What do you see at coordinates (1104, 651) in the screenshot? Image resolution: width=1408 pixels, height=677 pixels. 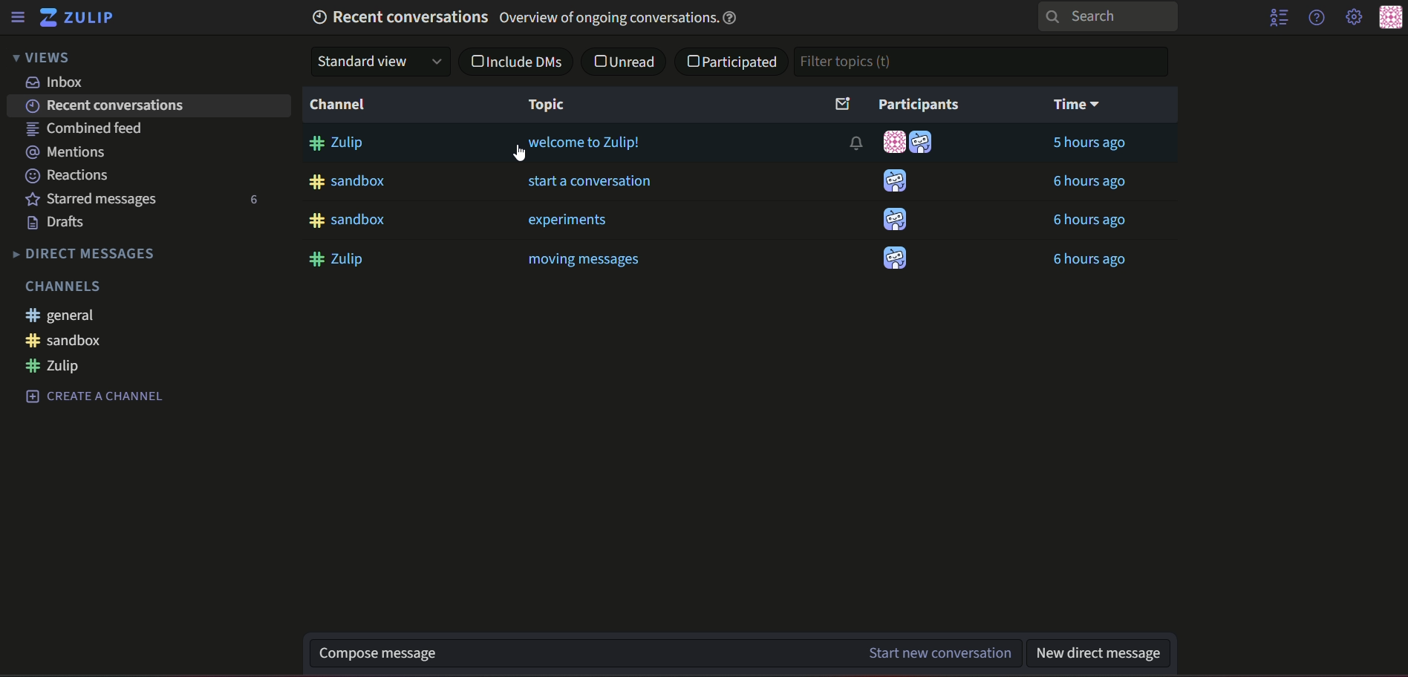 I see `New direct message` at bounding box center [1104, 651].